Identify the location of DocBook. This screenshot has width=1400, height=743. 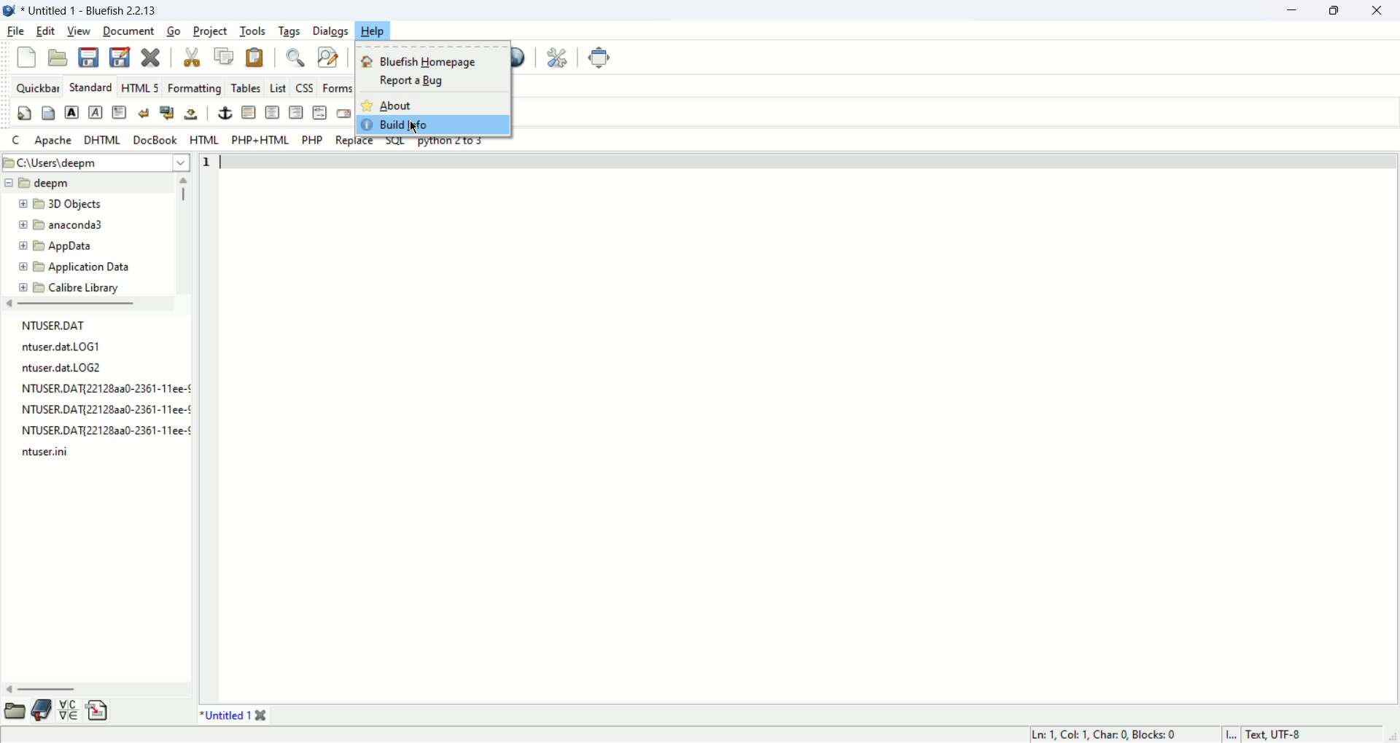
(154, 141).